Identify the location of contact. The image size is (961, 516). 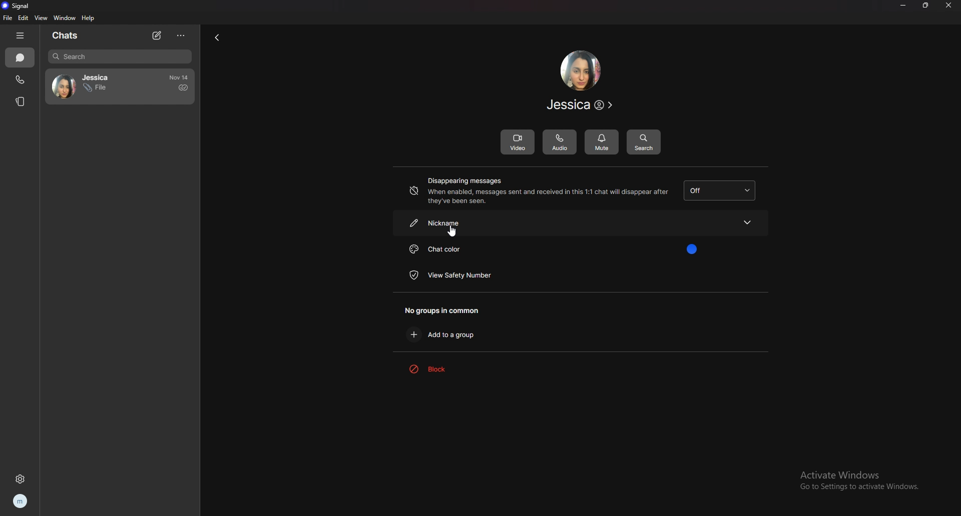
(87, 85).